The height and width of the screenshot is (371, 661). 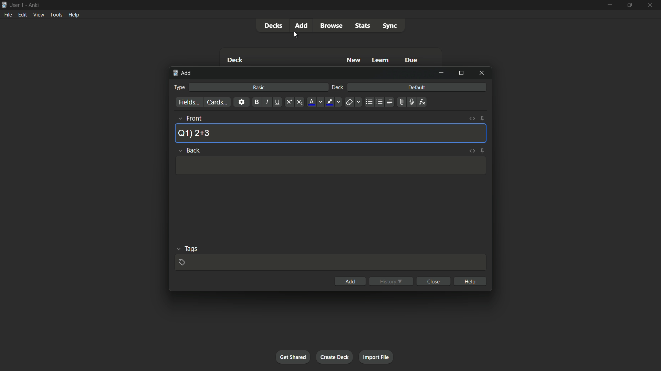 I want to click on ordered list, so click(x=379, y=102).